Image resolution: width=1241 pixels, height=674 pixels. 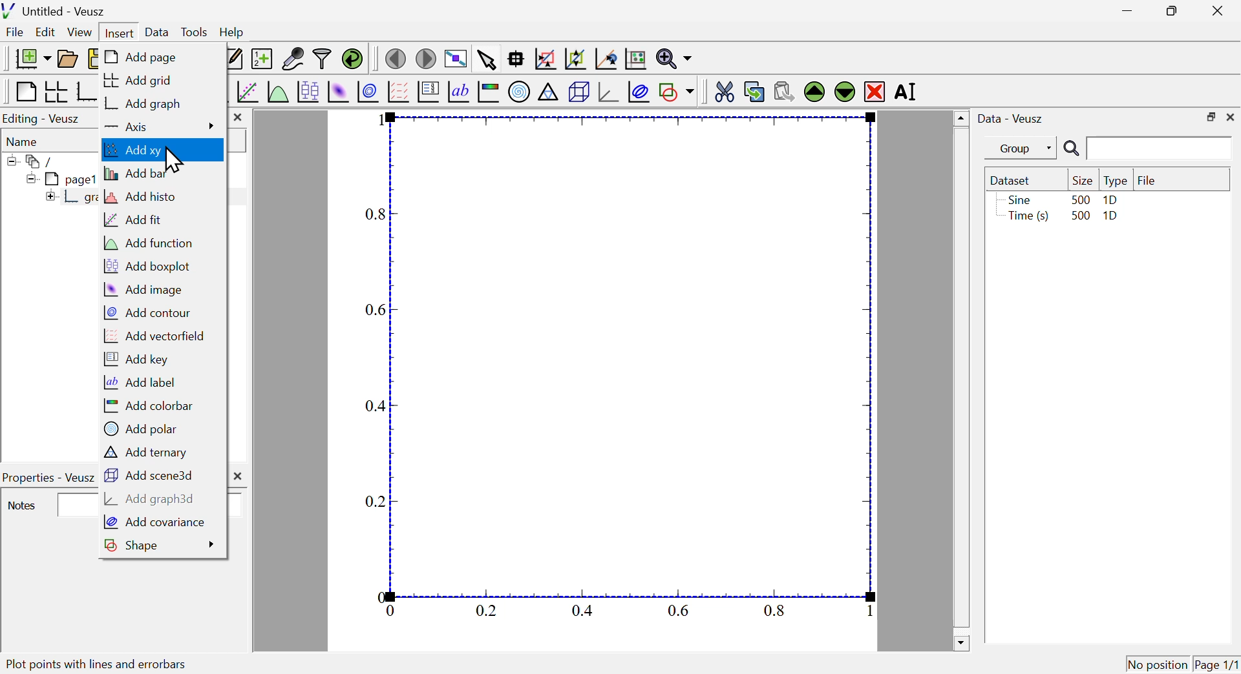 What do you see at coordinates (398, 92) in the screenshot?
I see `plot a vector field` at bounding box center [398, 92].